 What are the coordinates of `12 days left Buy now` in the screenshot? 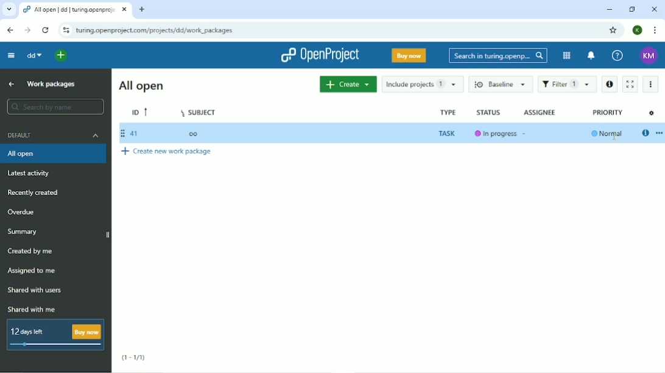 It's located at (54, 335).